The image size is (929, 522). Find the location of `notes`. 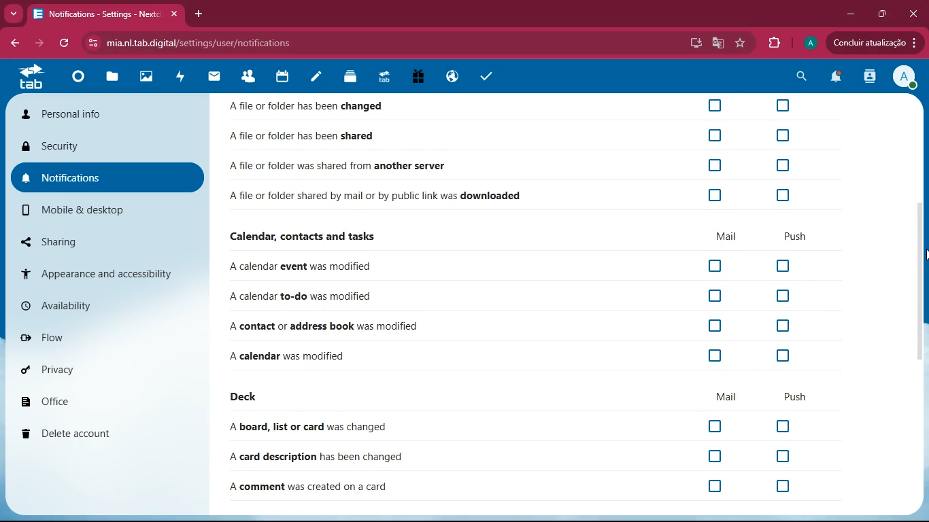

notes is located at coordinates (317, 78).